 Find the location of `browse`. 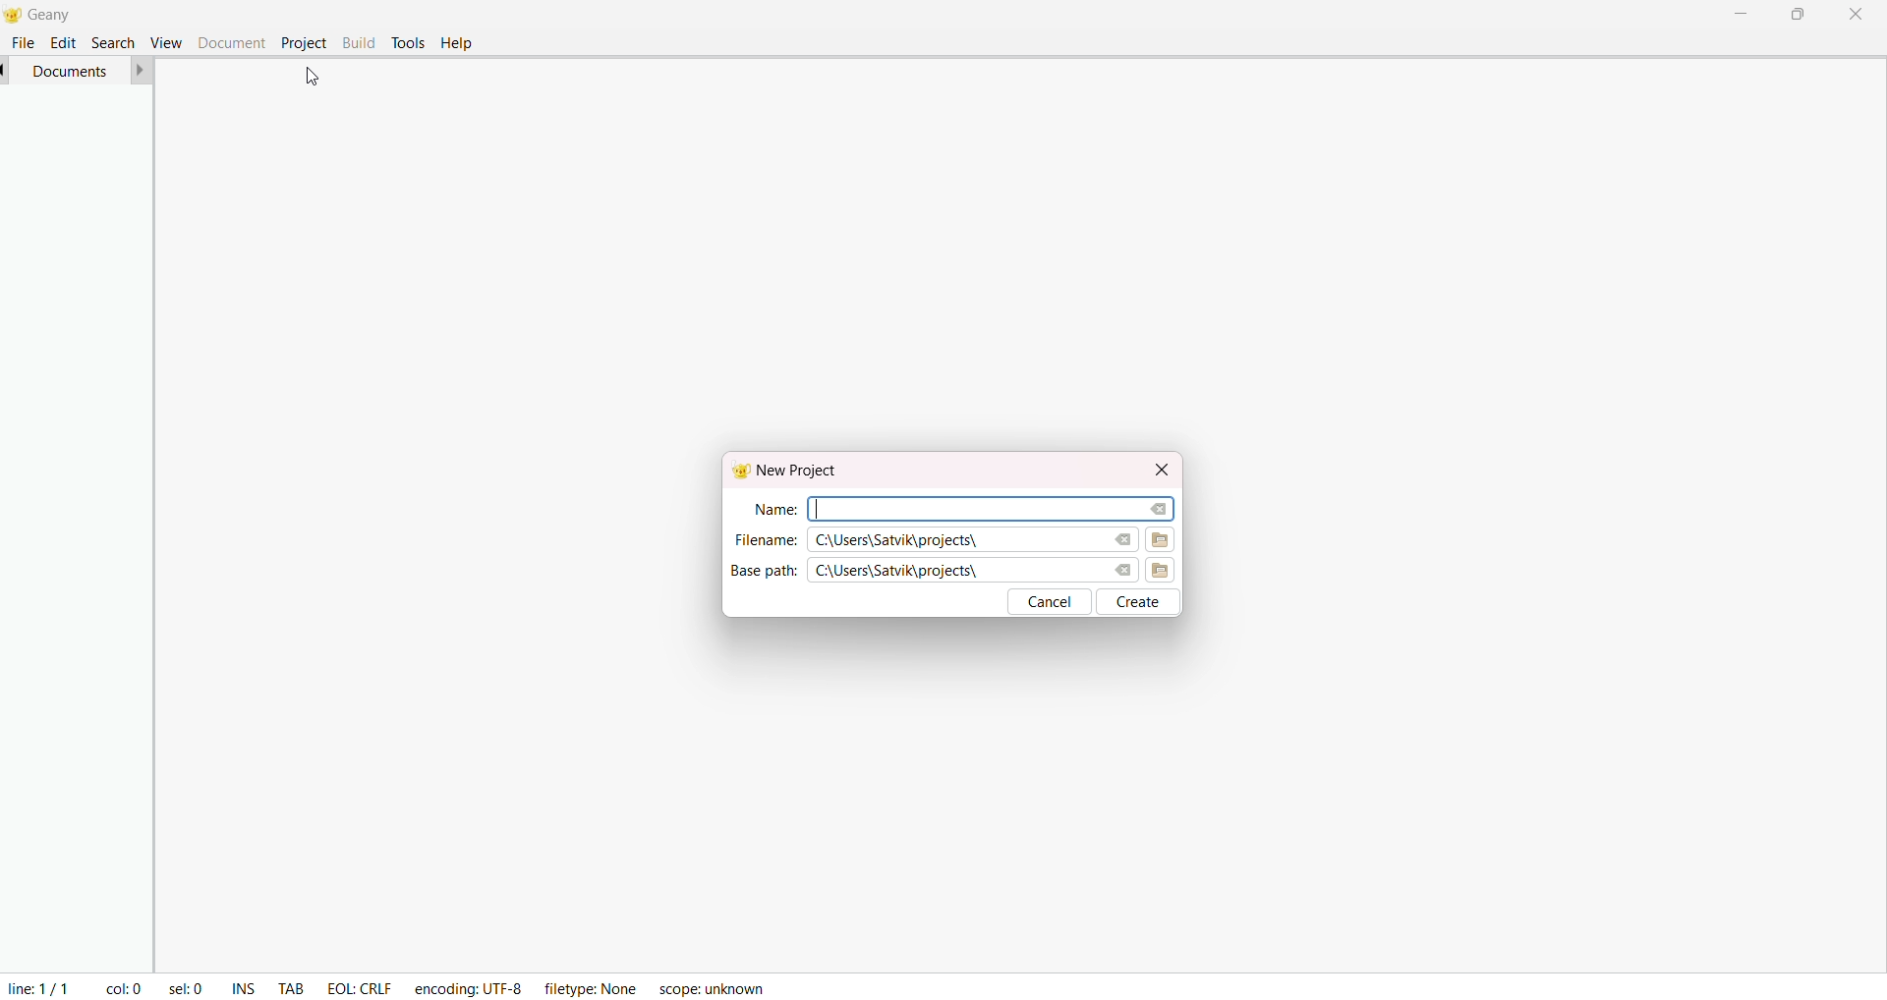

browse is located at coordinates (1164, 539).